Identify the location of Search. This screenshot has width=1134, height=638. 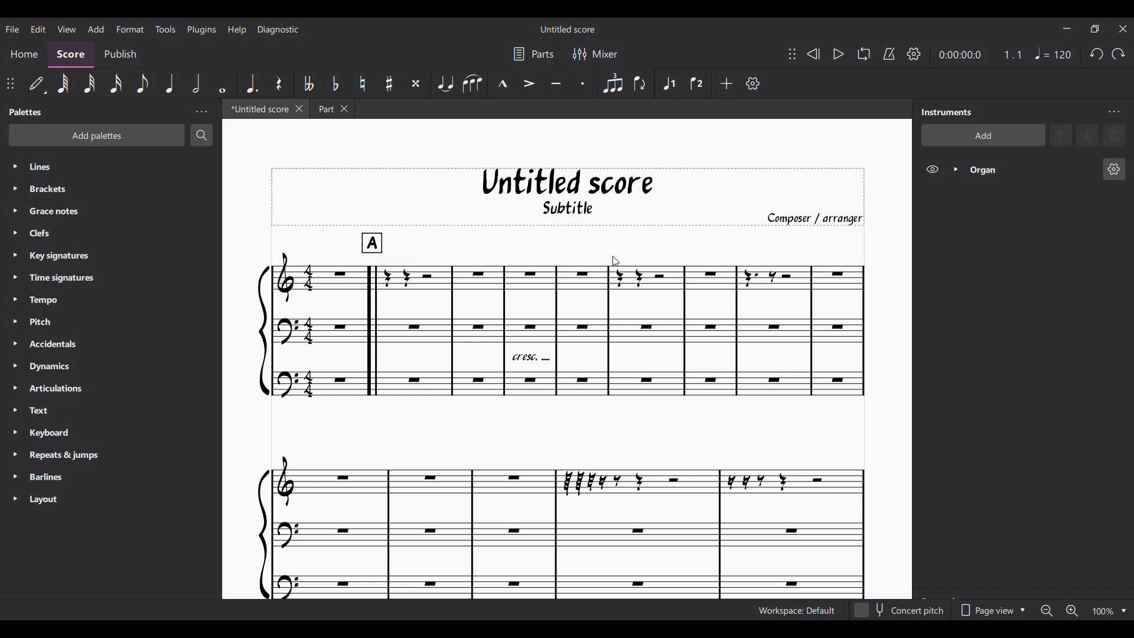
(201, 135).